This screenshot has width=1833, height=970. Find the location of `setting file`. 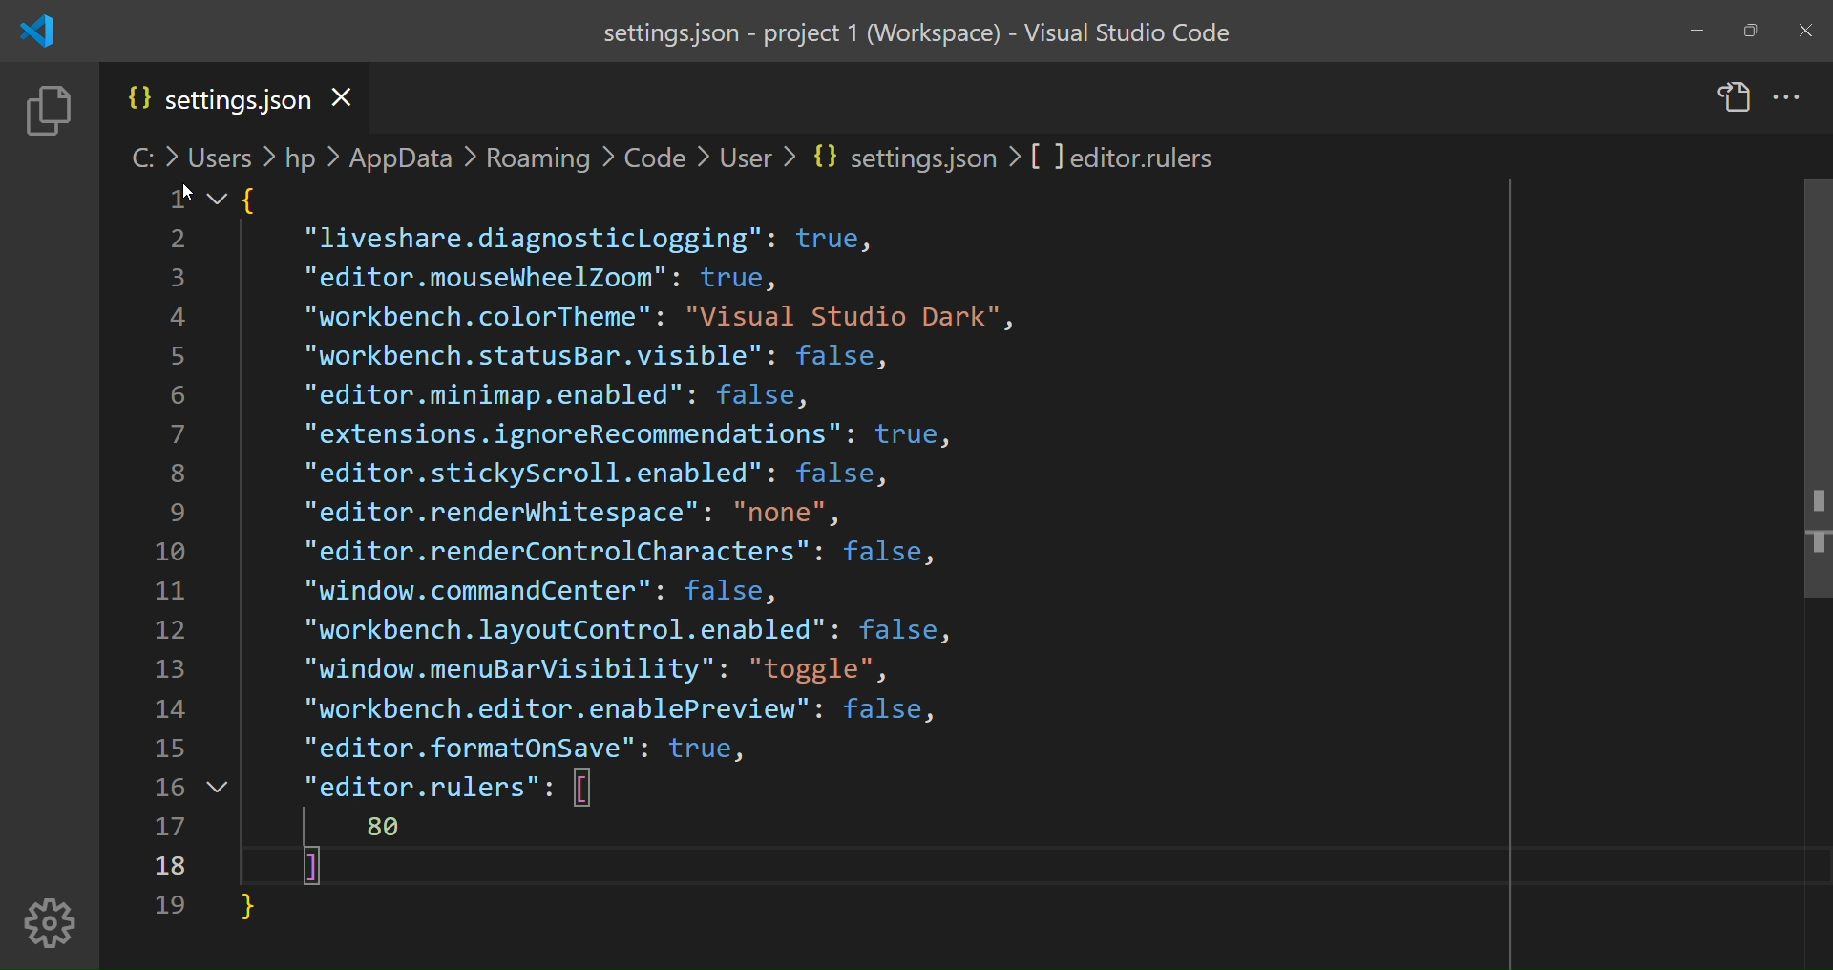

setting file is located at coordinates (216, 100).